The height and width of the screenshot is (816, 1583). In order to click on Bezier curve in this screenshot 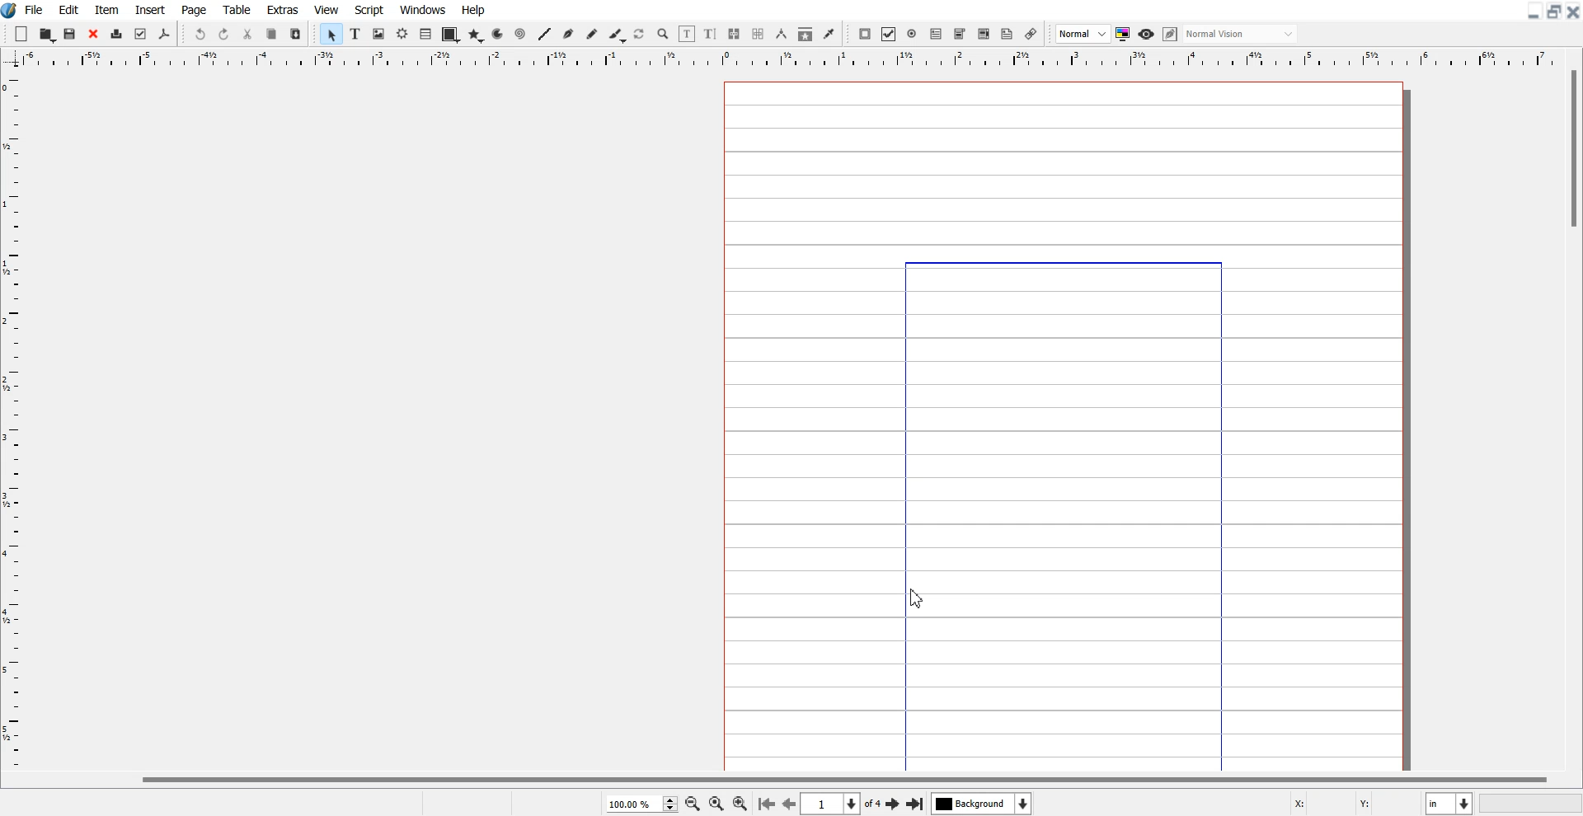, I will do `click(568, 34)`.